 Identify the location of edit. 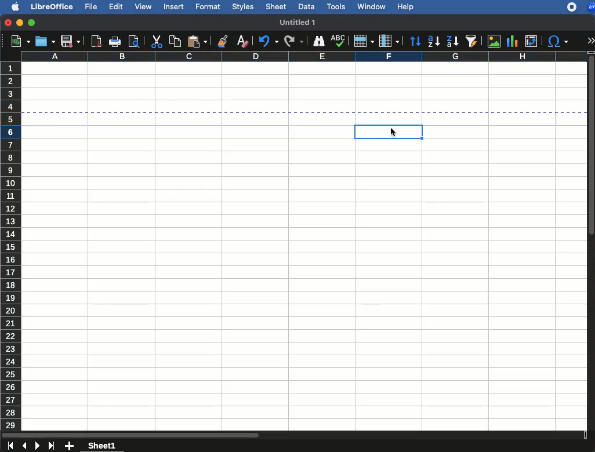
(115, 7).